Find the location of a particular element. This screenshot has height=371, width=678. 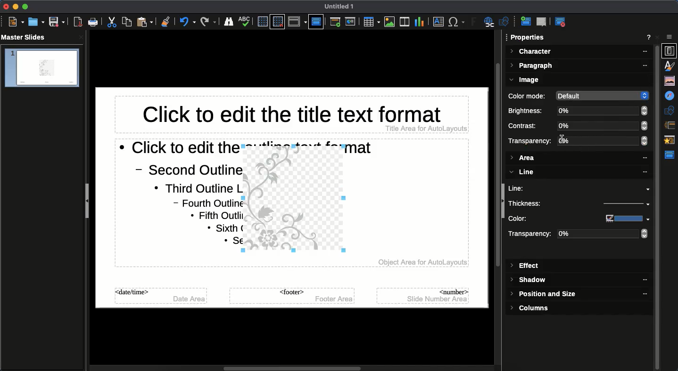

Character is located at coordinates (579, 52).